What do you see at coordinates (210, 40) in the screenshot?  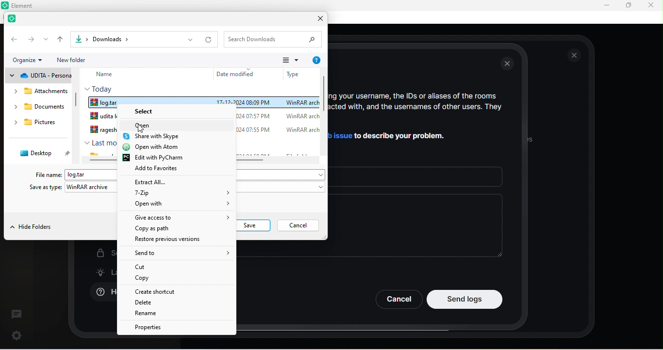 I see `refresh` at bounding box center [210, 40].